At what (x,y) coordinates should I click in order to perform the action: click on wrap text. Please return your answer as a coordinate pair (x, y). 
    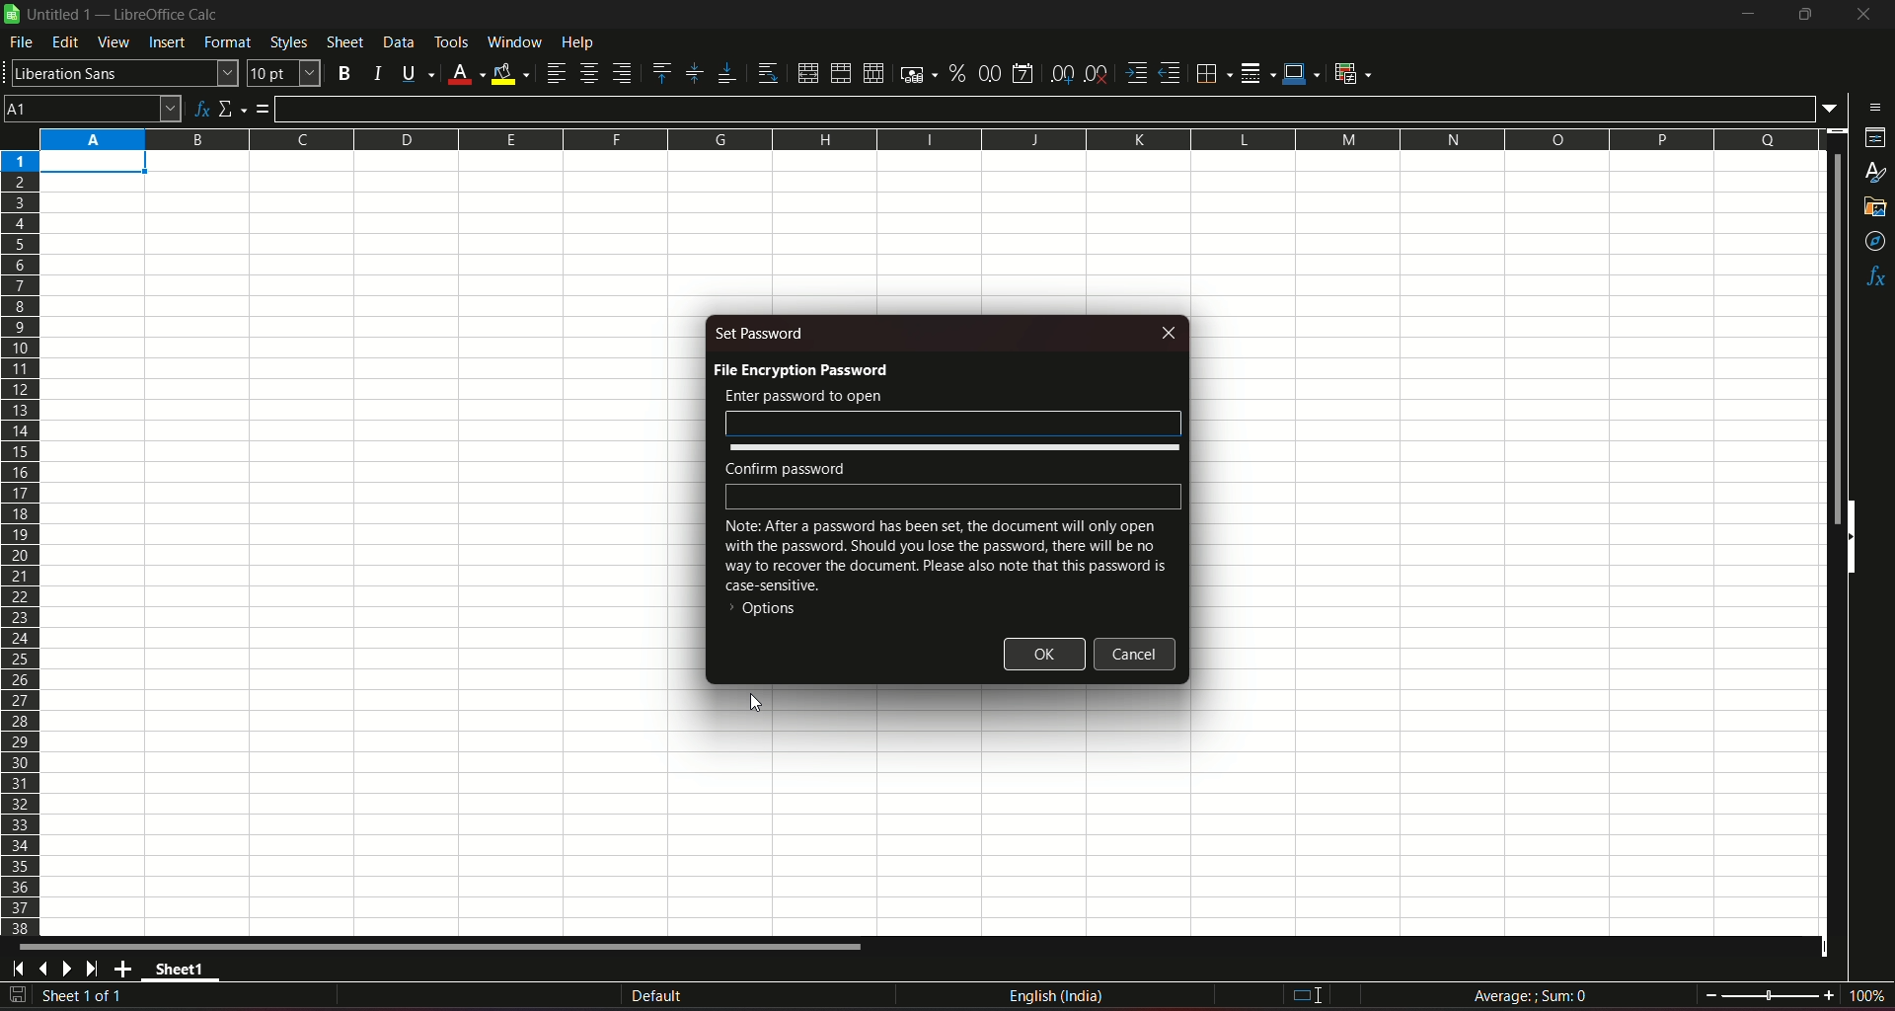
    Looking at the image, I should click on (764, 72).